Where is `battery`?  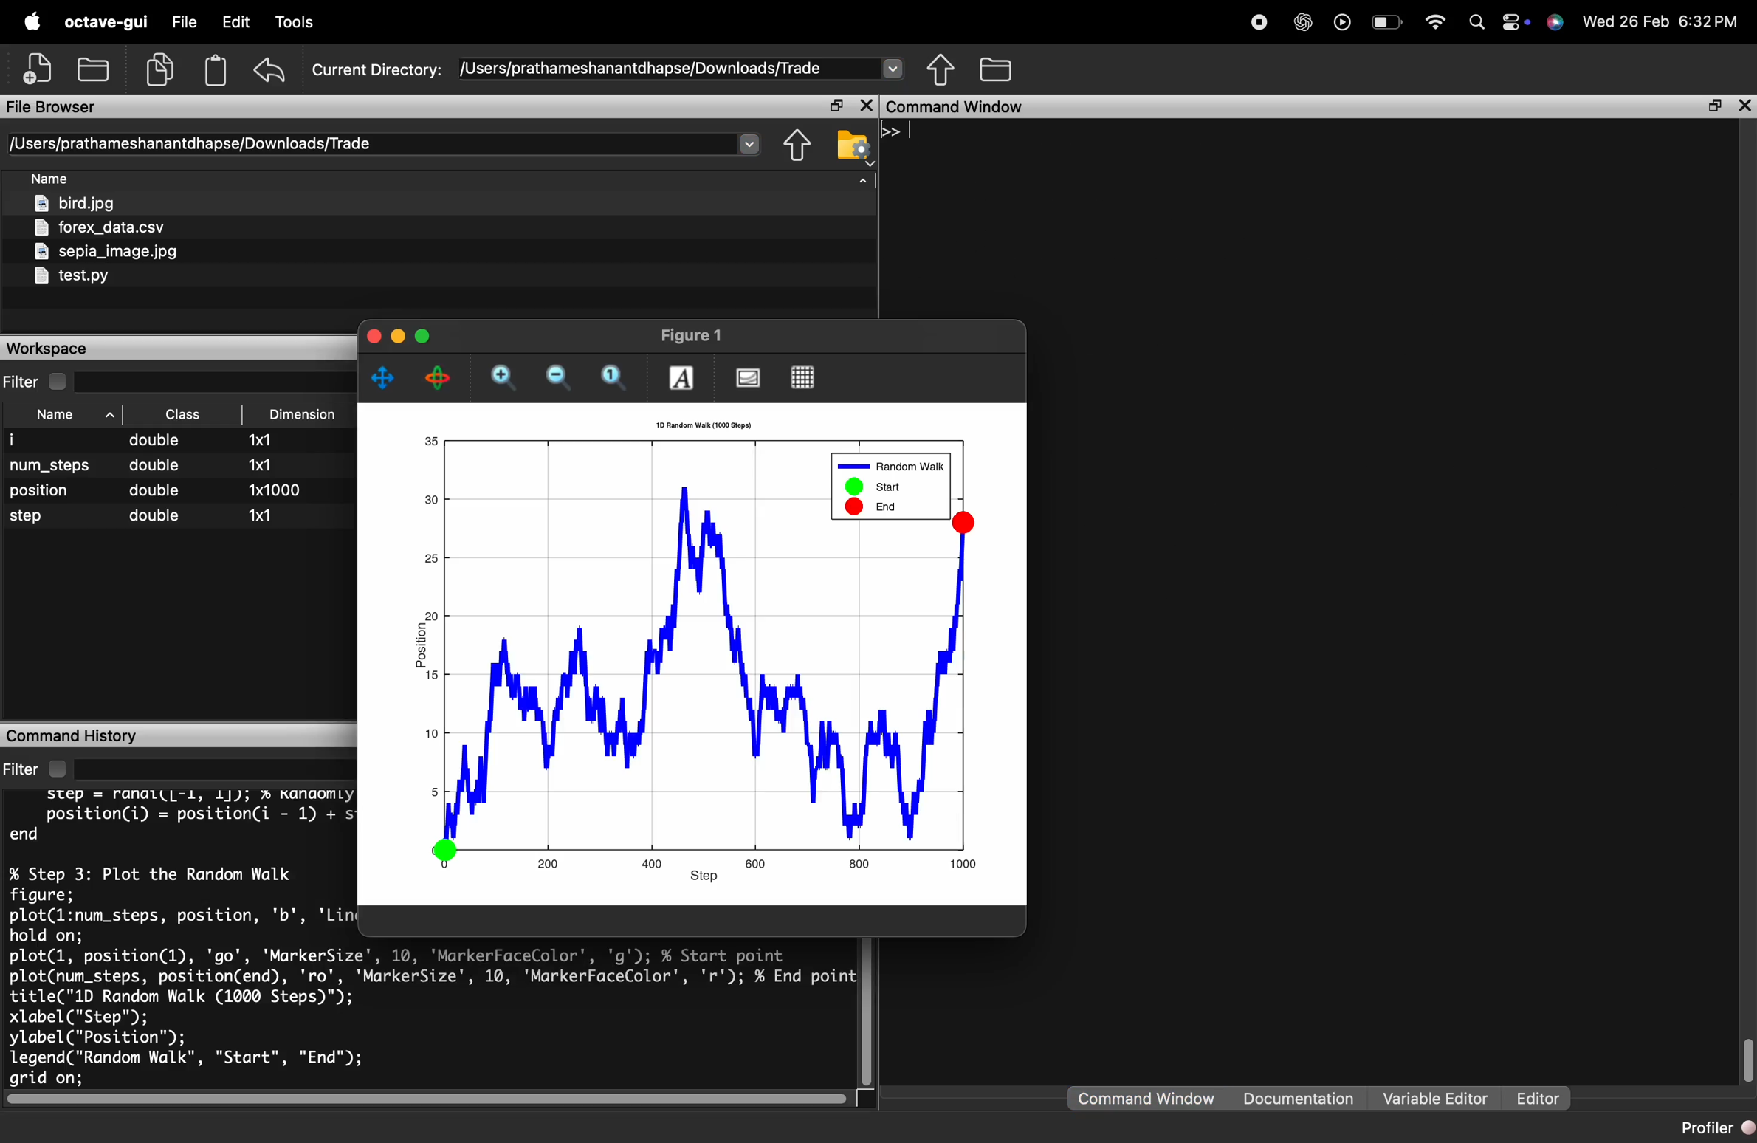 battery is located at coordinates (1388, 24).